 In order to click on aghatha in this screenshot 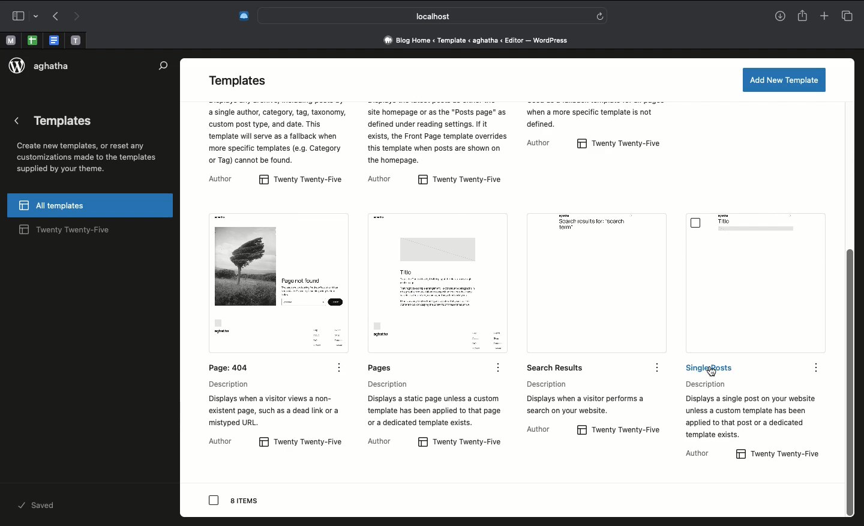, I will do `click(53, 67)`.